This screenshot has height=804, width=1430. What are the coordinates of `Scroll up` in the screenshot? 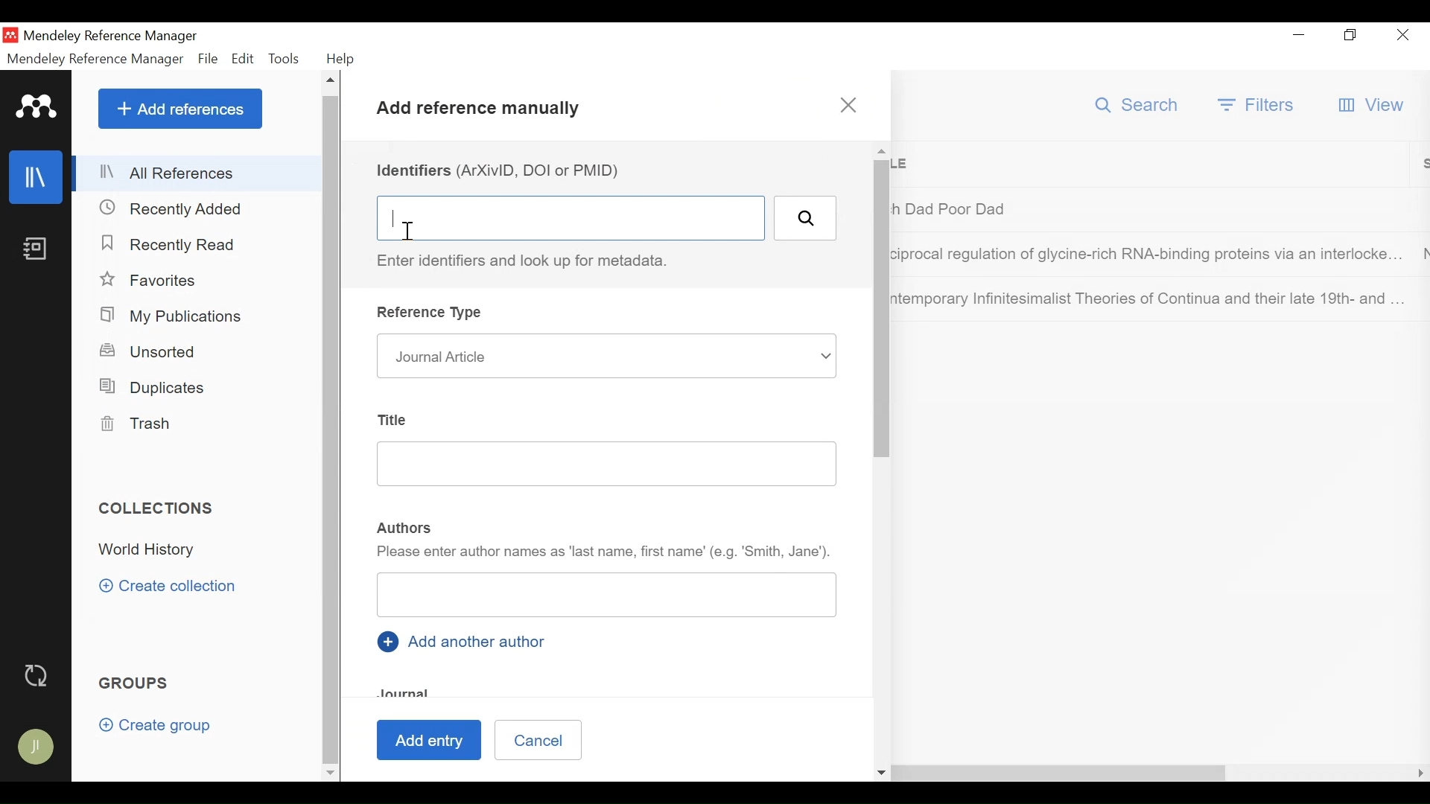 It's located at (881, 150).